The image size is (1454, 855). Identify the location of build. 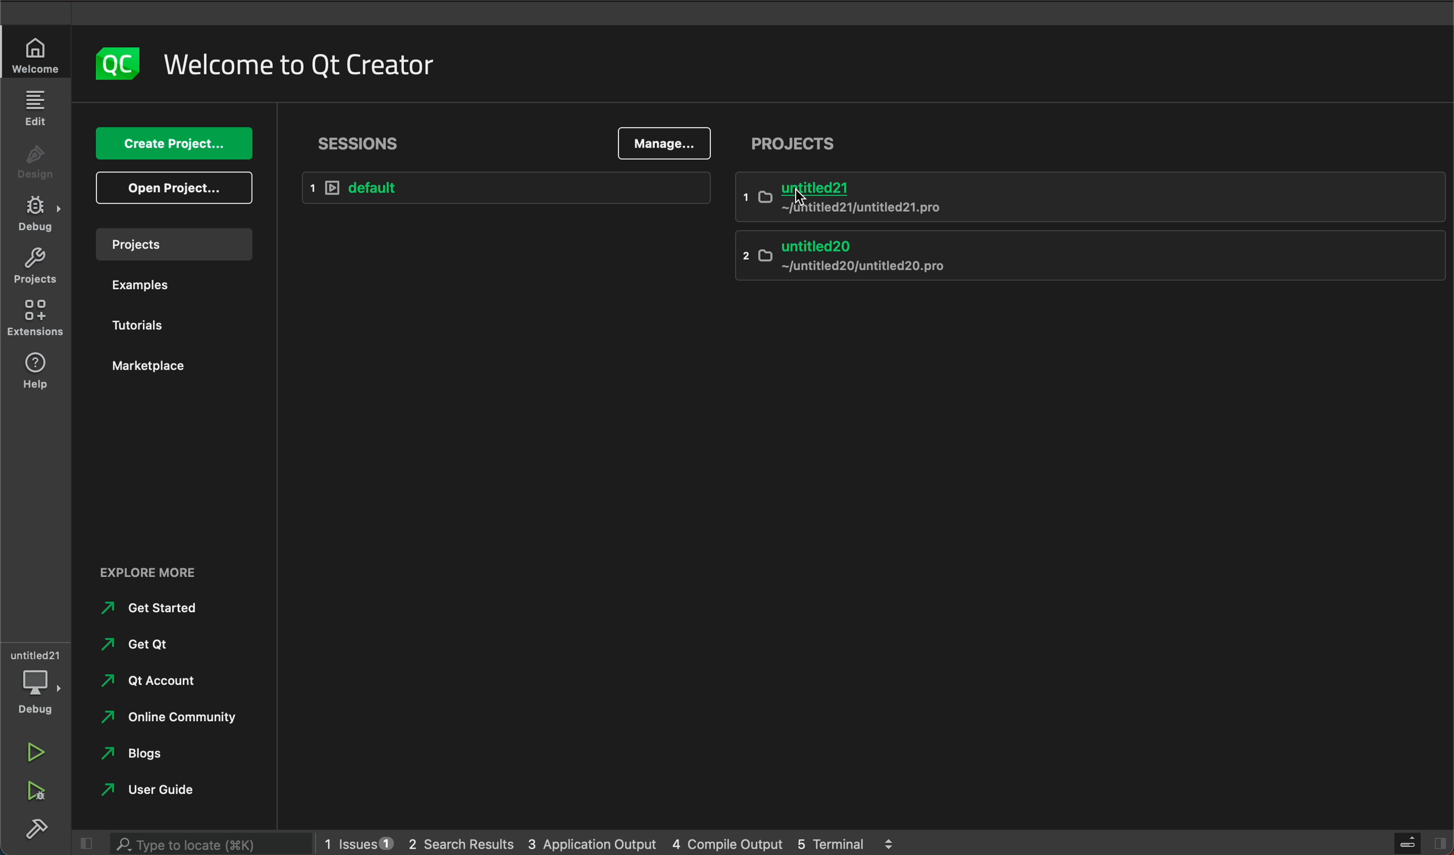
(32, 834).